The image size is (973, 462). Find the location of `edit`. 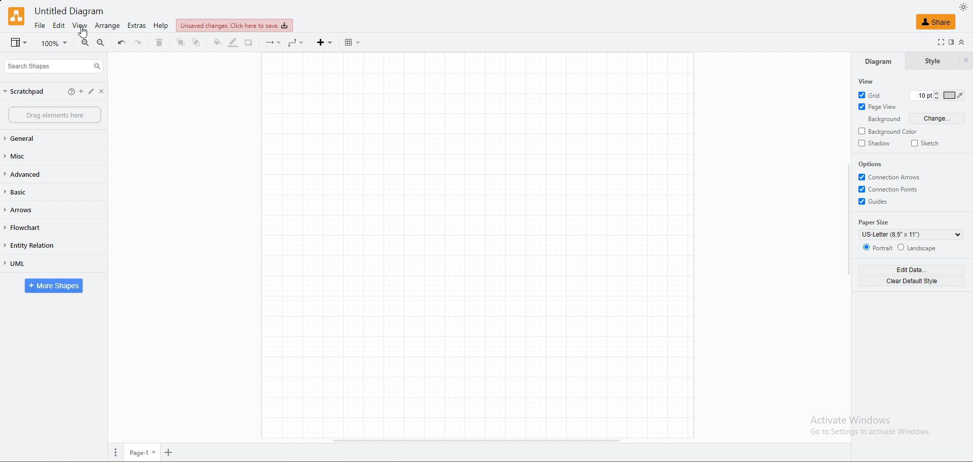

edit is located at coordinates (92, 92).